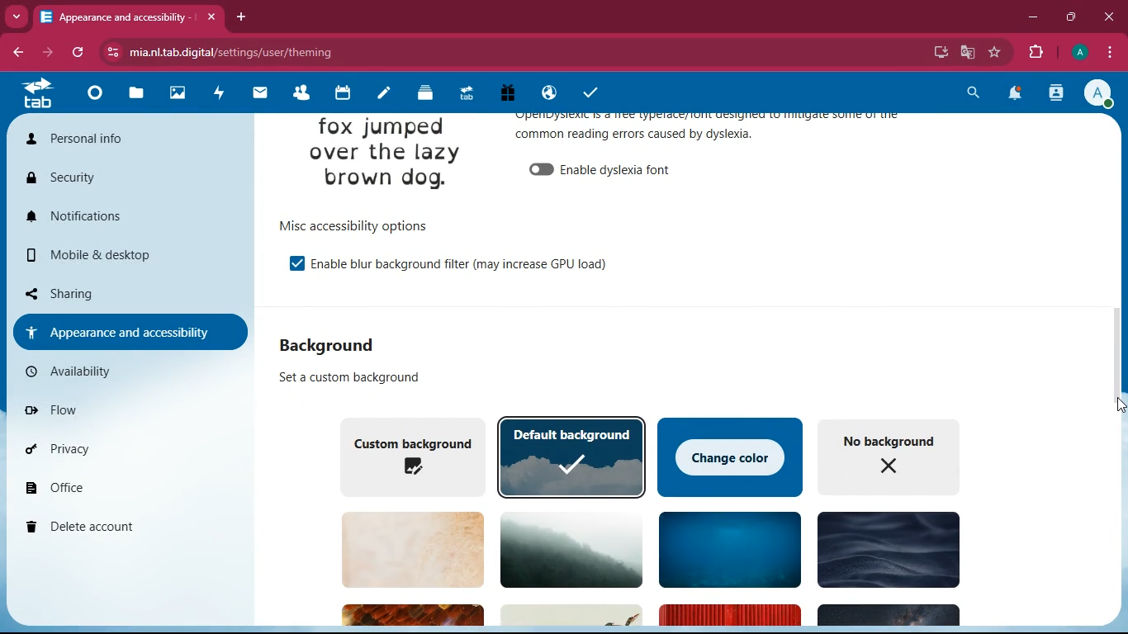 This screenshot has height=634, width=1128. I want to click on background, so click(335, 344).